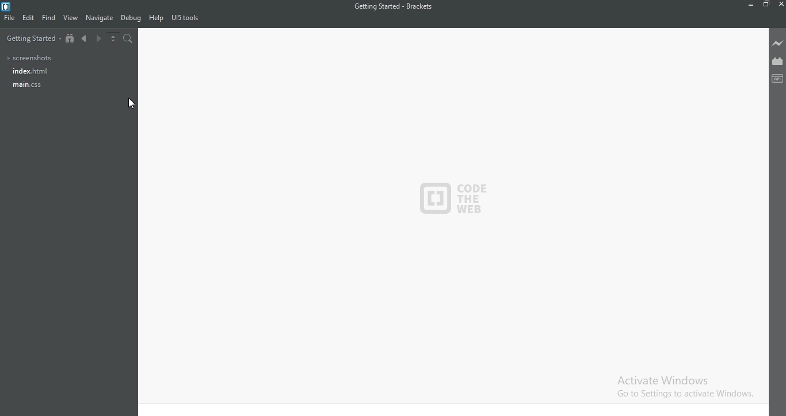 This screenshot has height=416, width=786. What do you see at coordinates (777, 78) in the screenshot?
I see `toolbox` at bounding box center [777, 78].